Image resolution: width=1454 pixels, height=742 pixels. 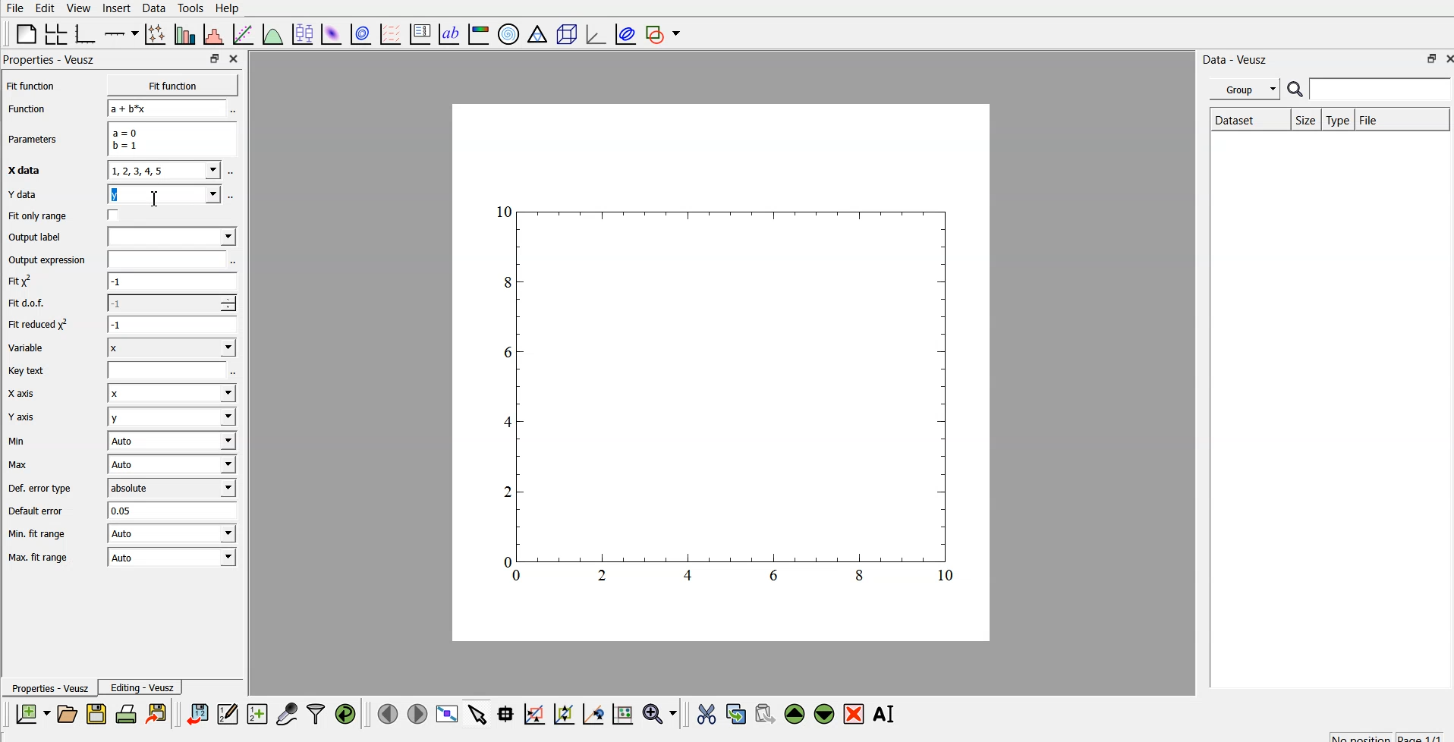 I want to click on 3d scene, so click(x=567, y=36).